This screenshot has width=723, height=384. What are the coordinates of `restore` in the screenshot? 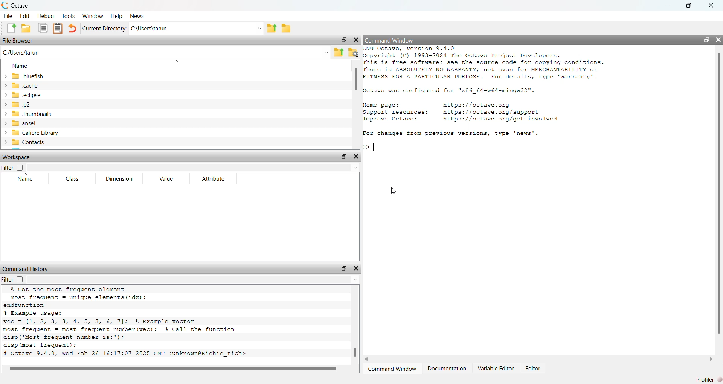 It's located at (706, 40).